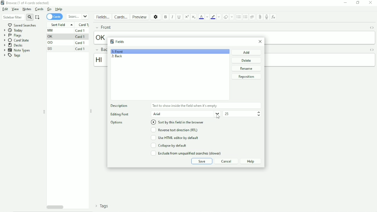 The image size is (377, 212). Describe the element at coordinates (226, 17) in the screenshot. I see `Remove formatting` at that location.